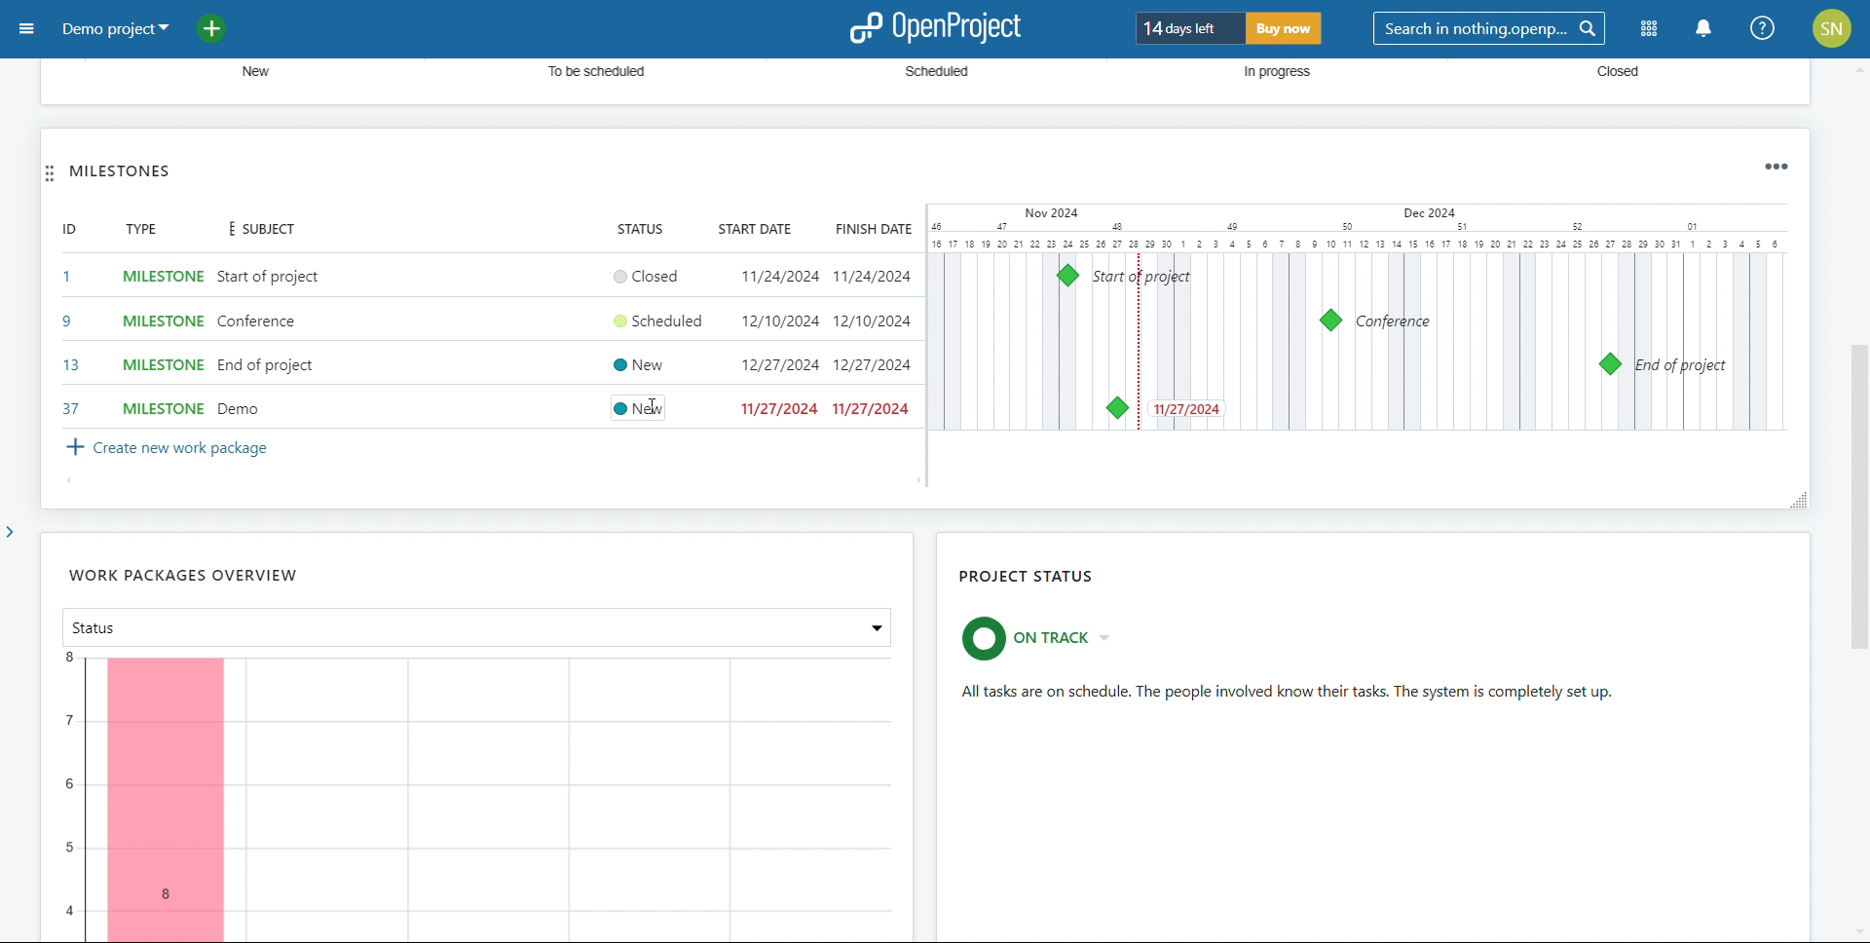 This screenshot has width=1870, height=943. Describe the element at coordinates (658, 344) in the screenshot. I see `set status` at that location.